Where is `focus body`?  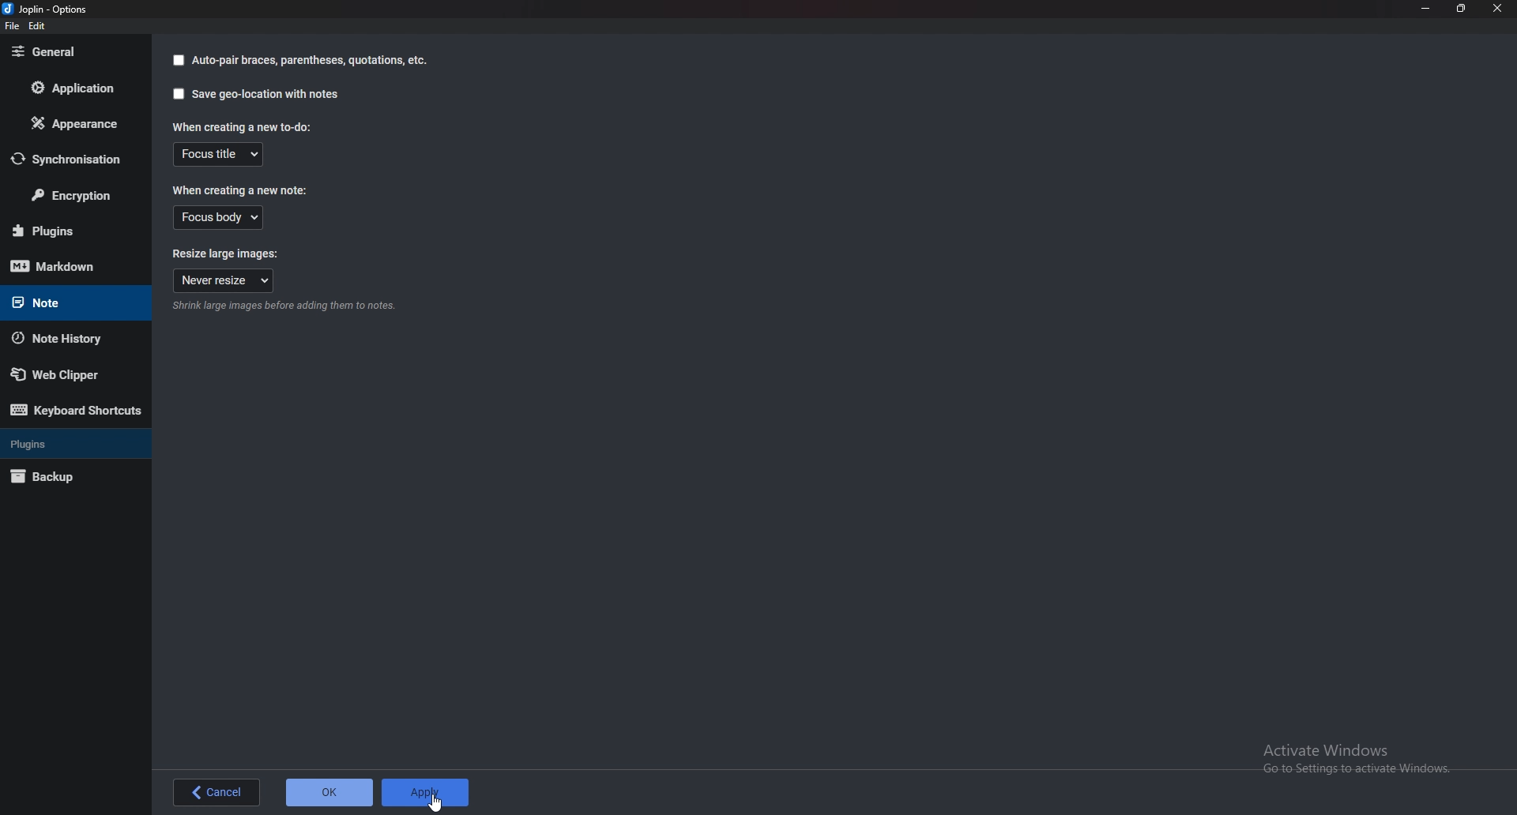
focus body is located at coordinates (218, 218).